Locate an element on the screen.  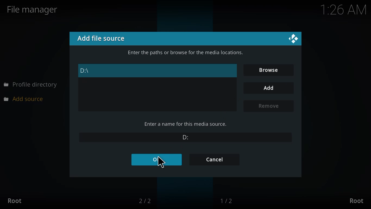
cursor is located at coordinates (163, 164).